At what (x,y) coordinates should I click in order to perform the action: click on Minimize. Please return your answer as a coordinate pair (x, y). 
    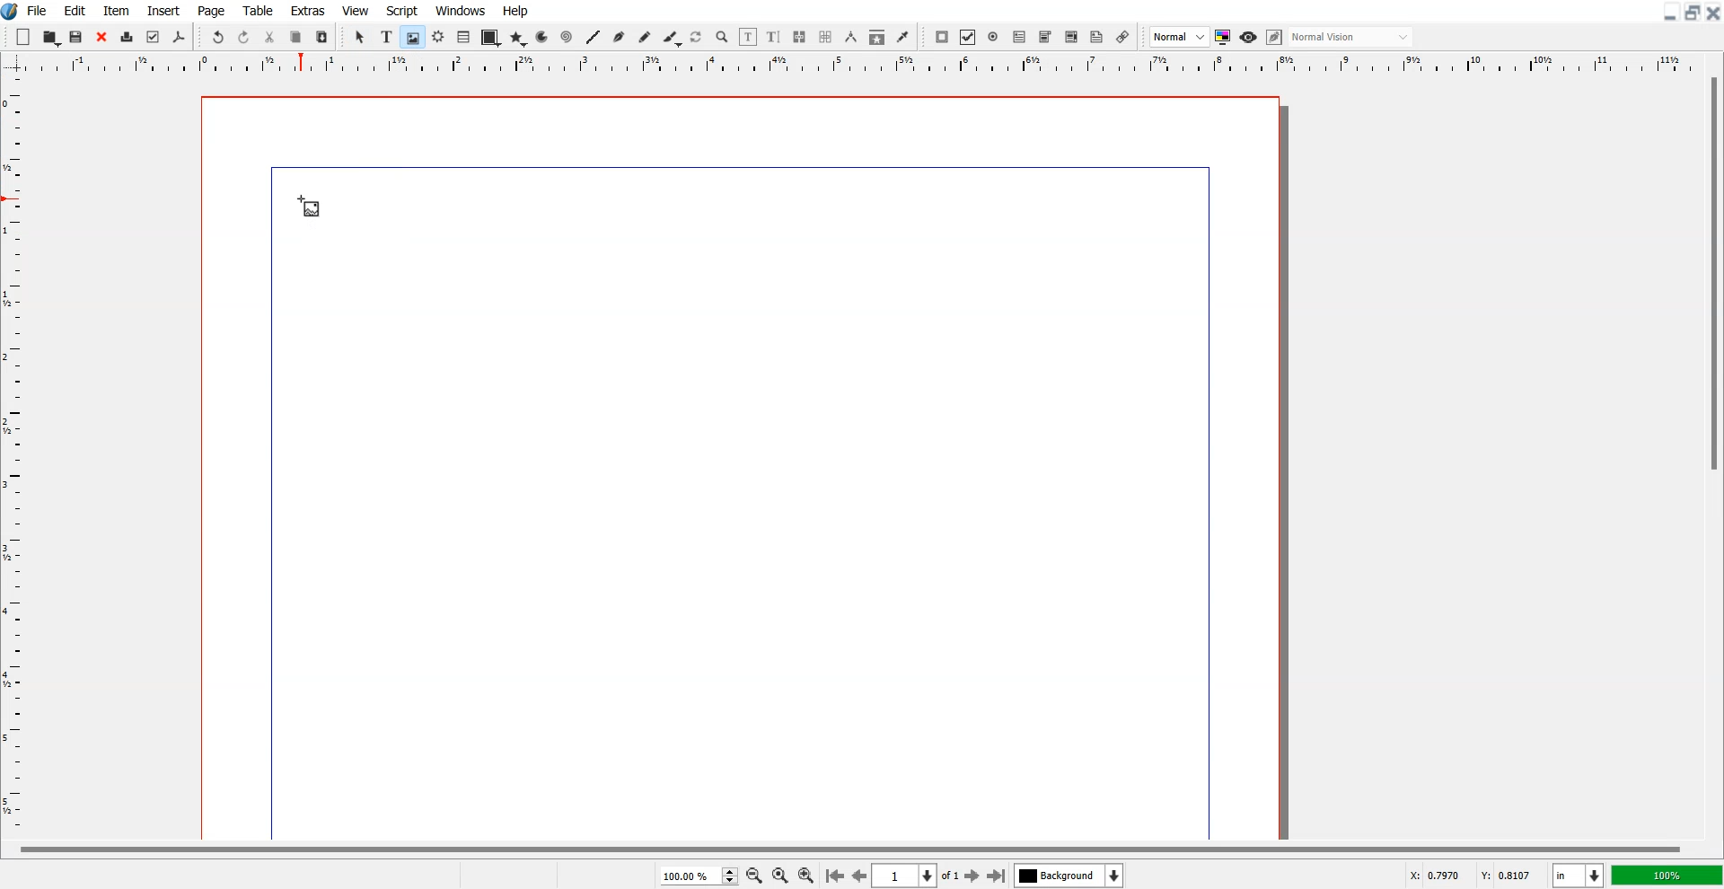
    Looking at the image, I should click on (1668, 13).